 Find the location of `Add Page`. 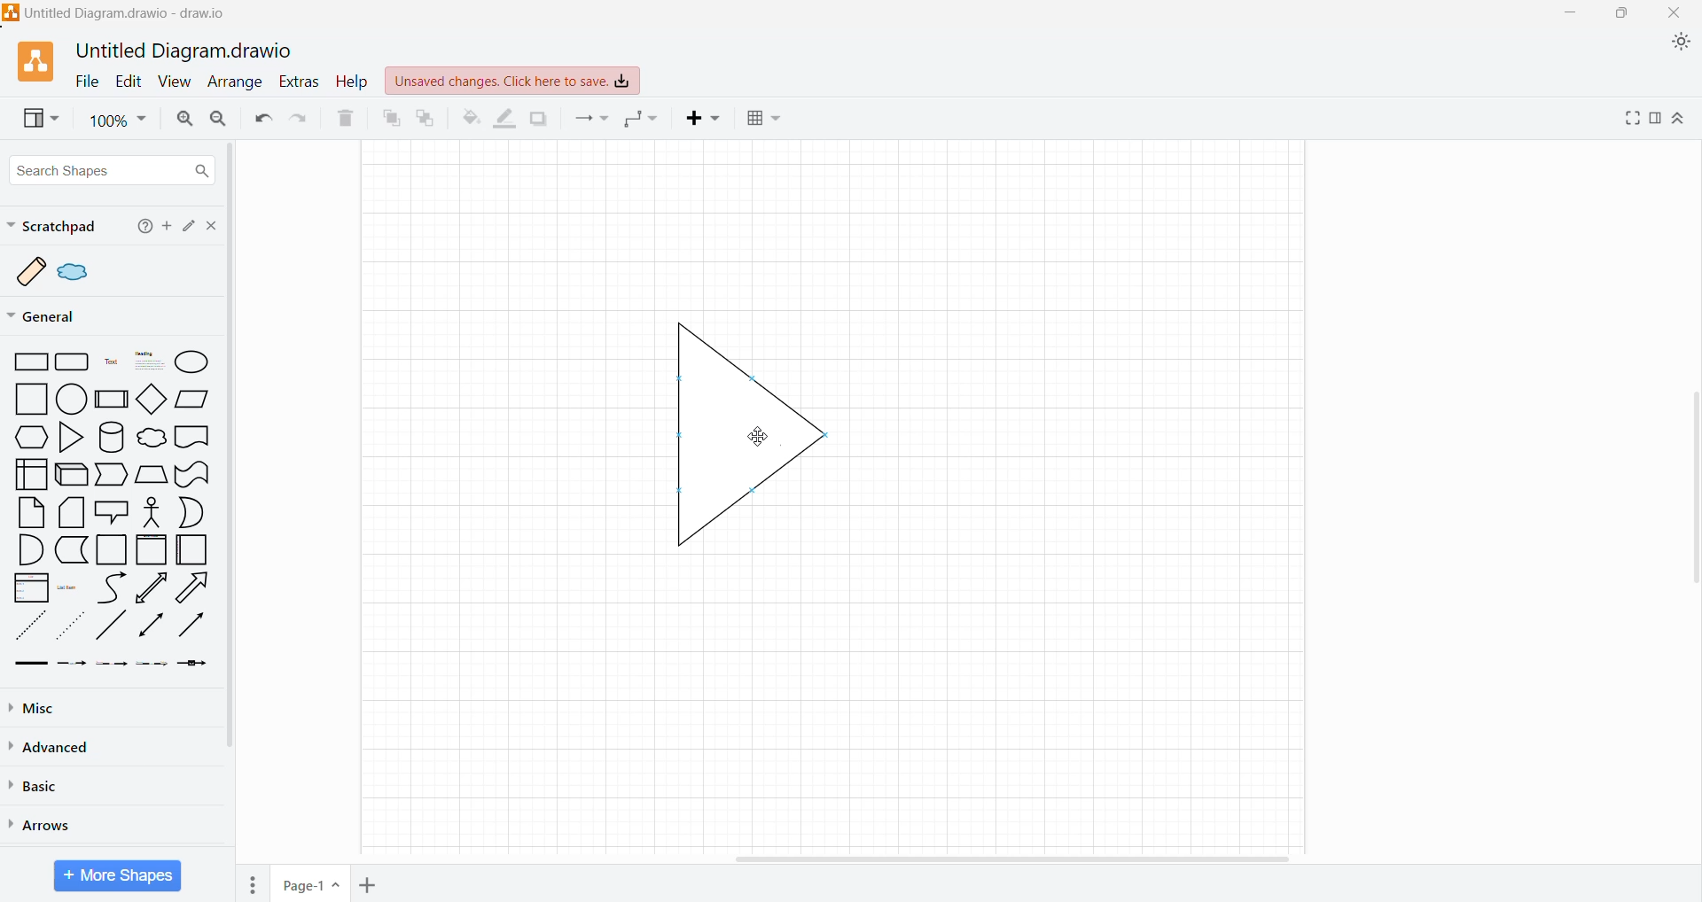

Add Page is located at coordinates (370, 883).